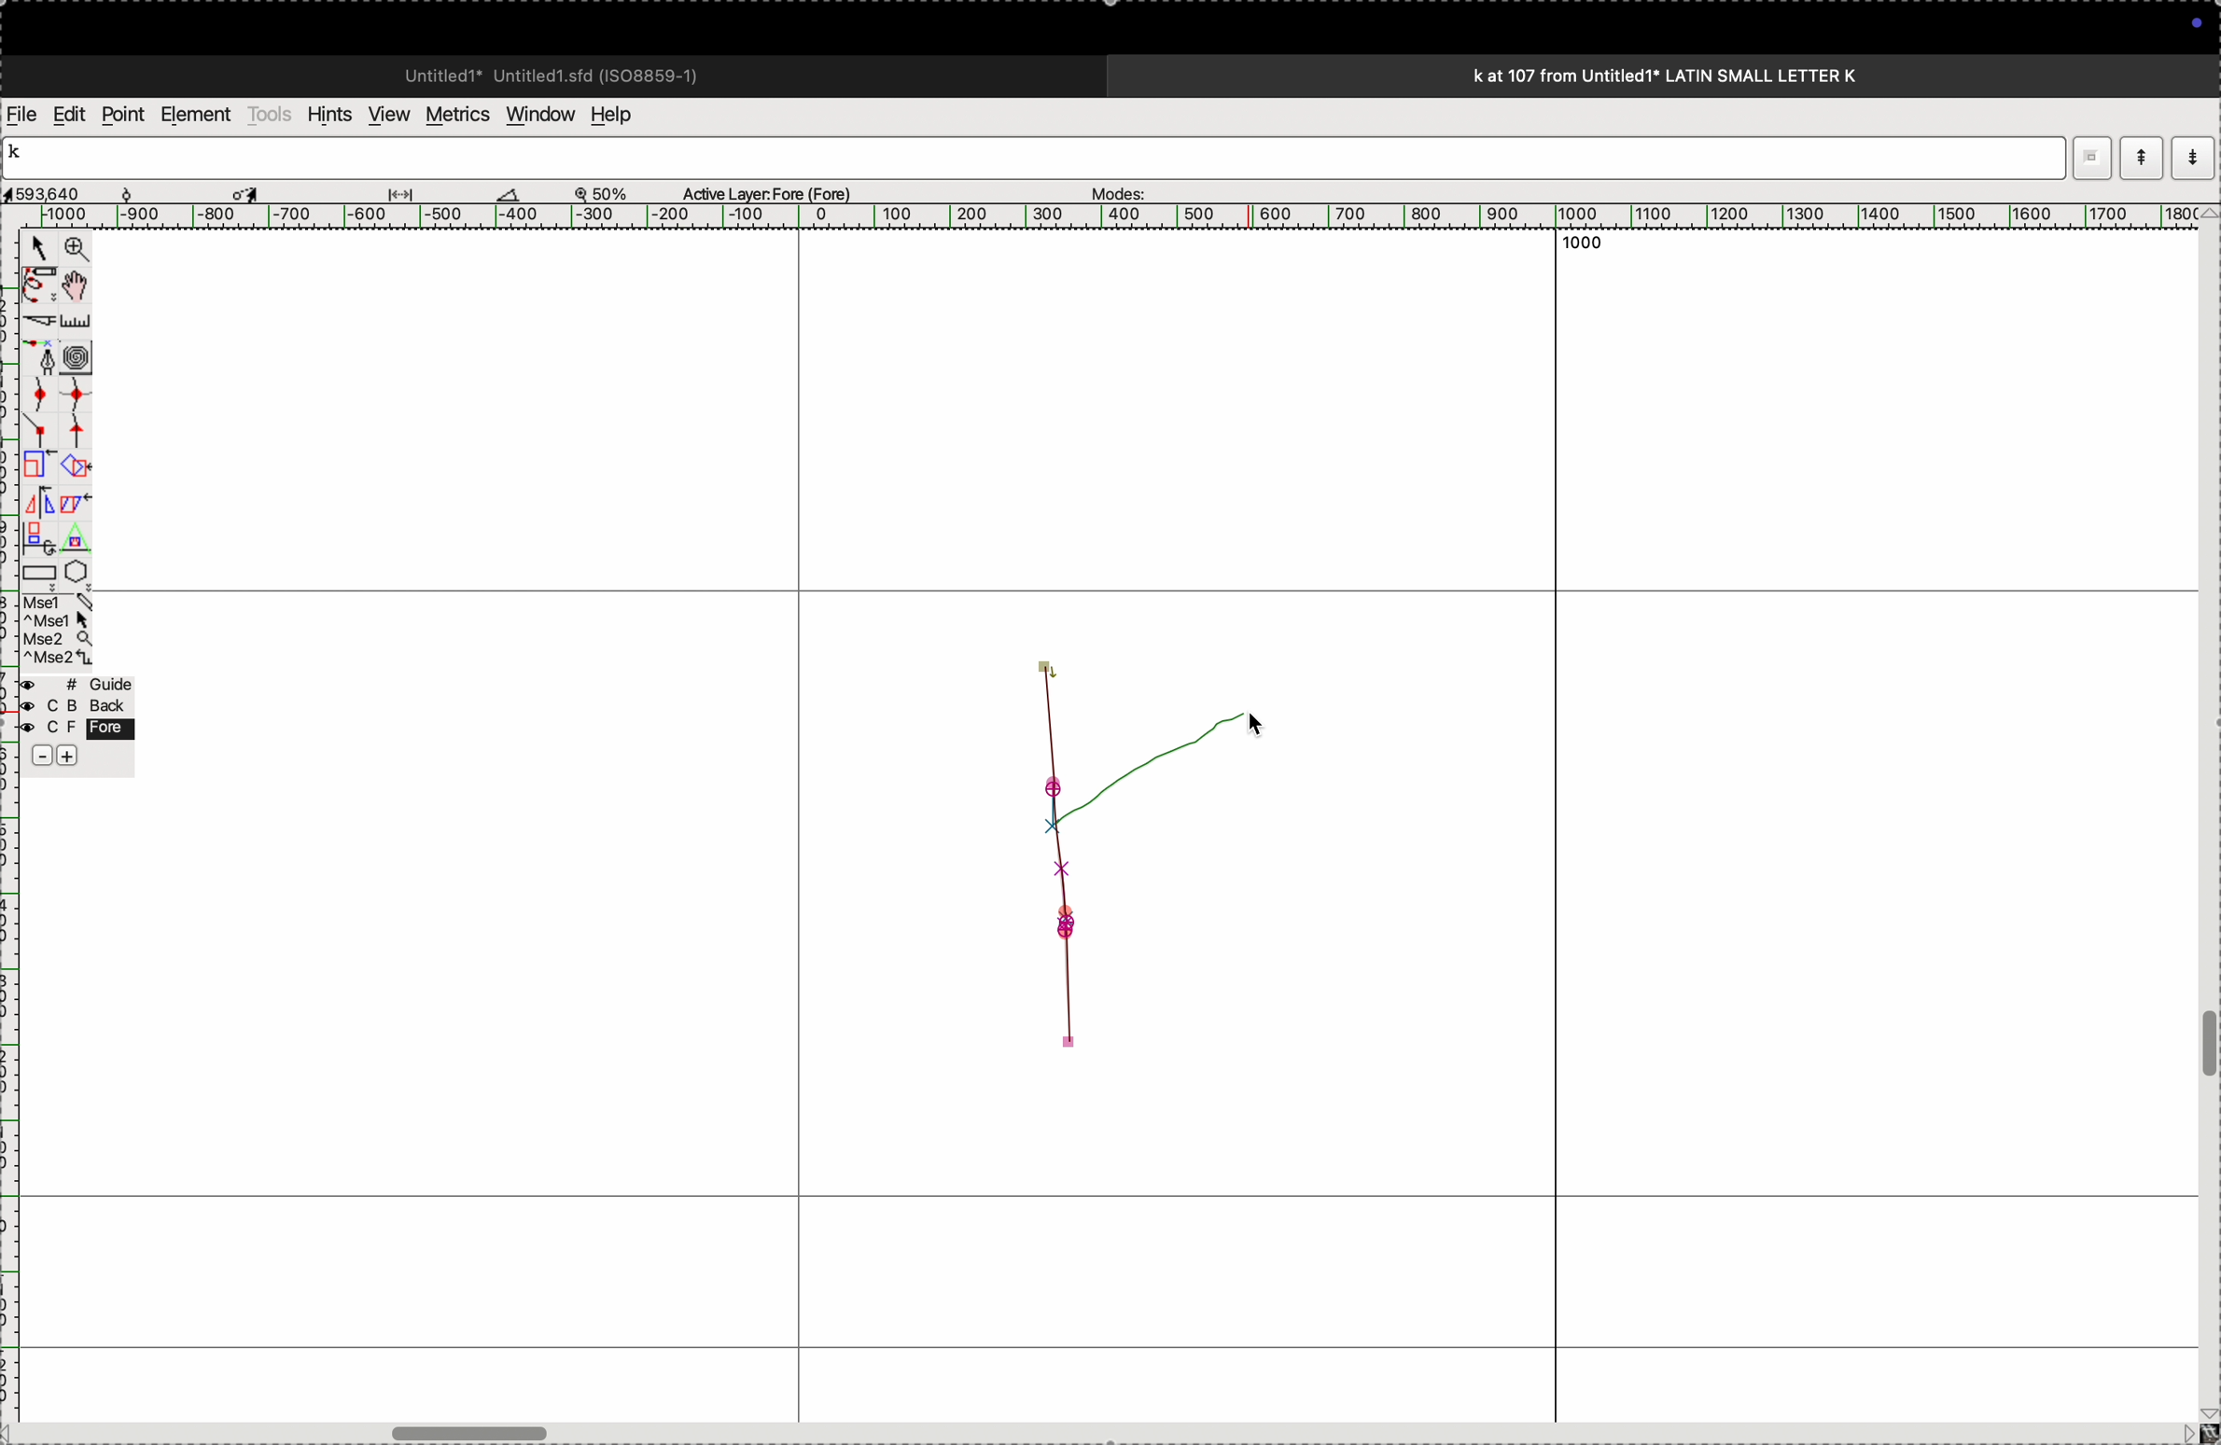 The width and height of the screenshot is (2221, 1445). I want to click on apply, so click(76, 516).